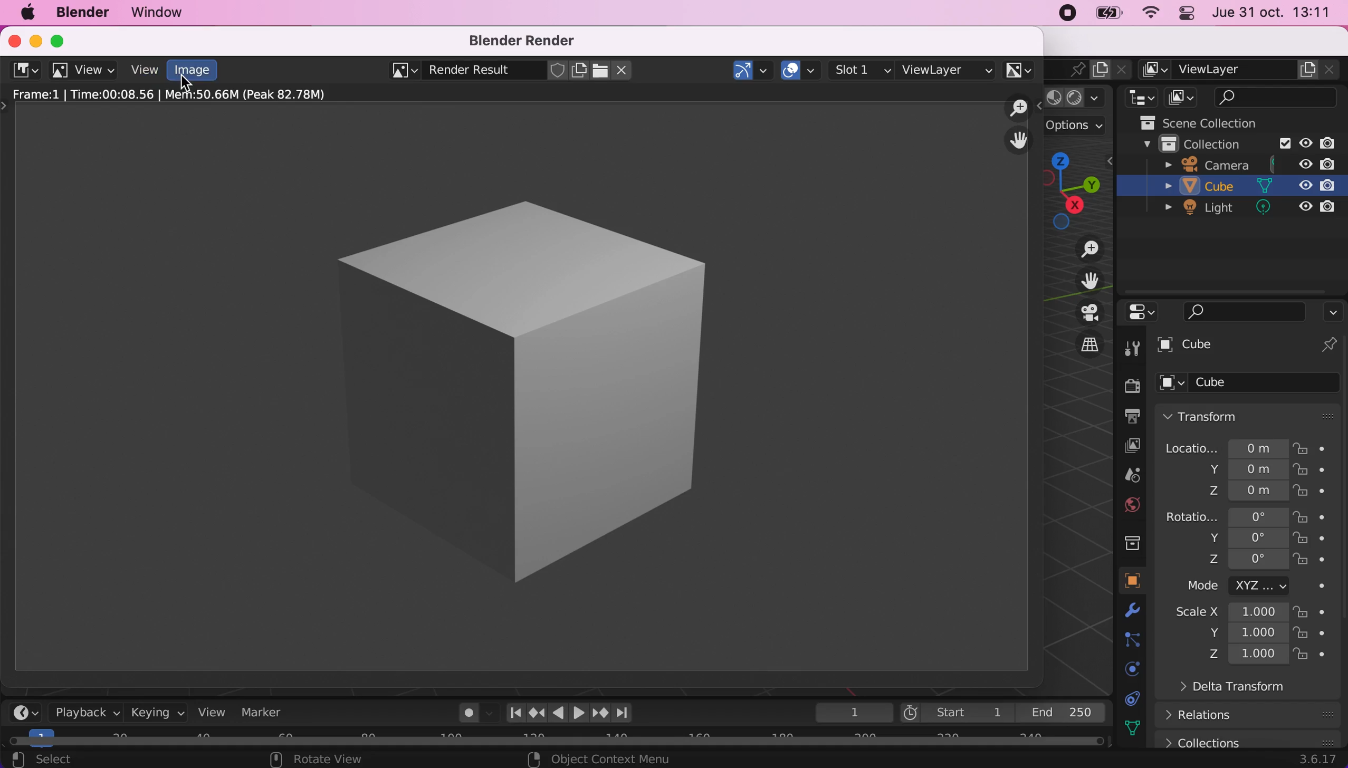 The width and height of the screenshot is (1348, 768). What do you see at coordinates (1278, 97) in the screenshot?
I see `search` at bounding box center [1278, 97].